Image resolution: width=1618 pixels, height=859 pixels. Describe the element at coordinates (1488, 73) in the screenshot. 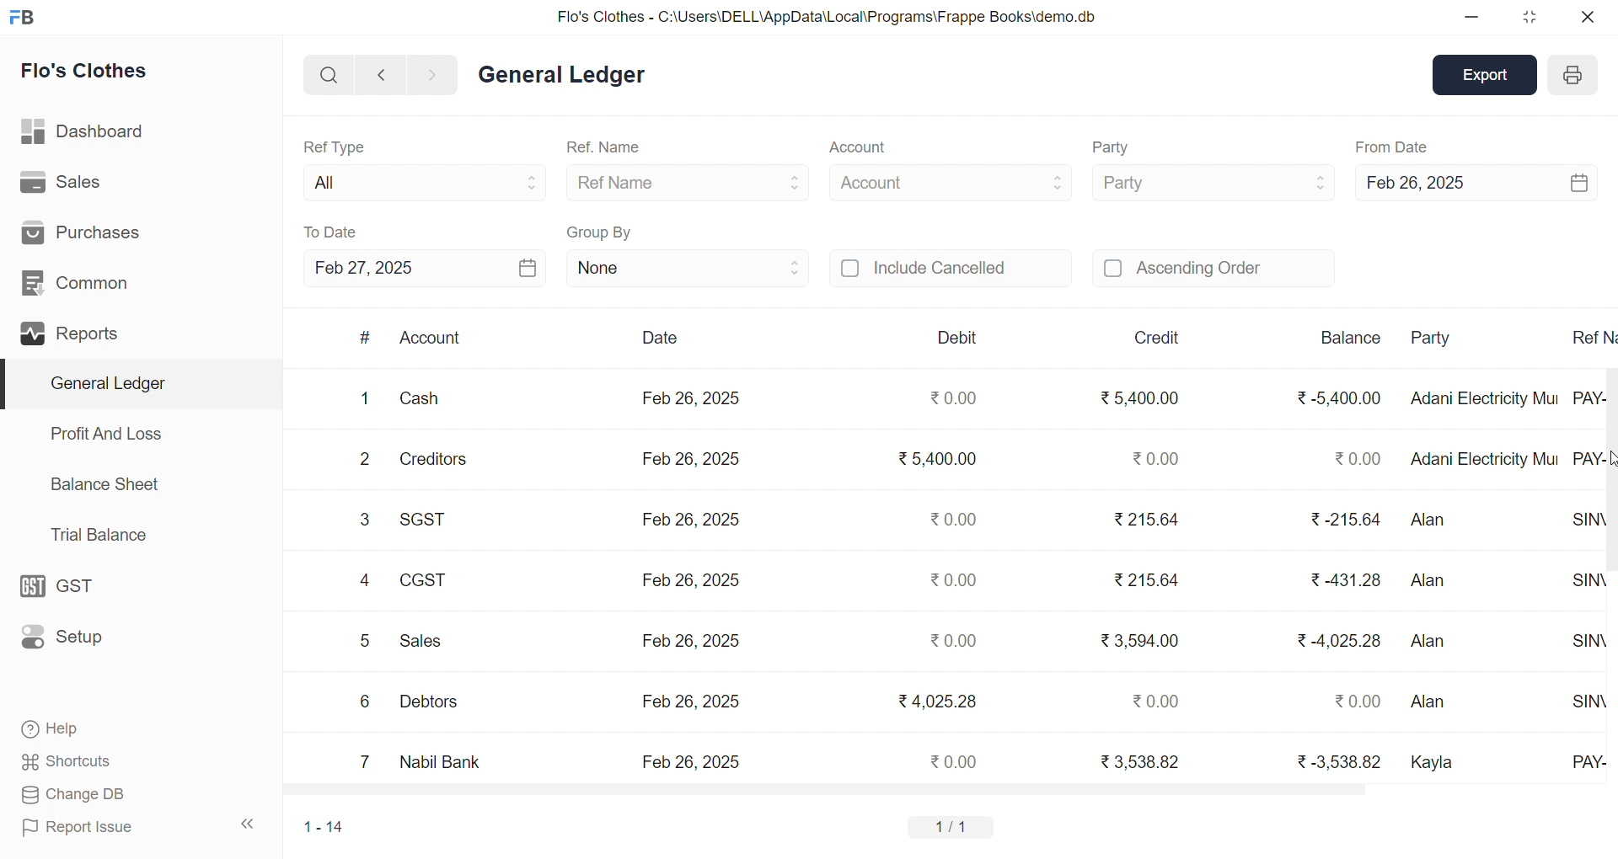

I see `Export` at that location.